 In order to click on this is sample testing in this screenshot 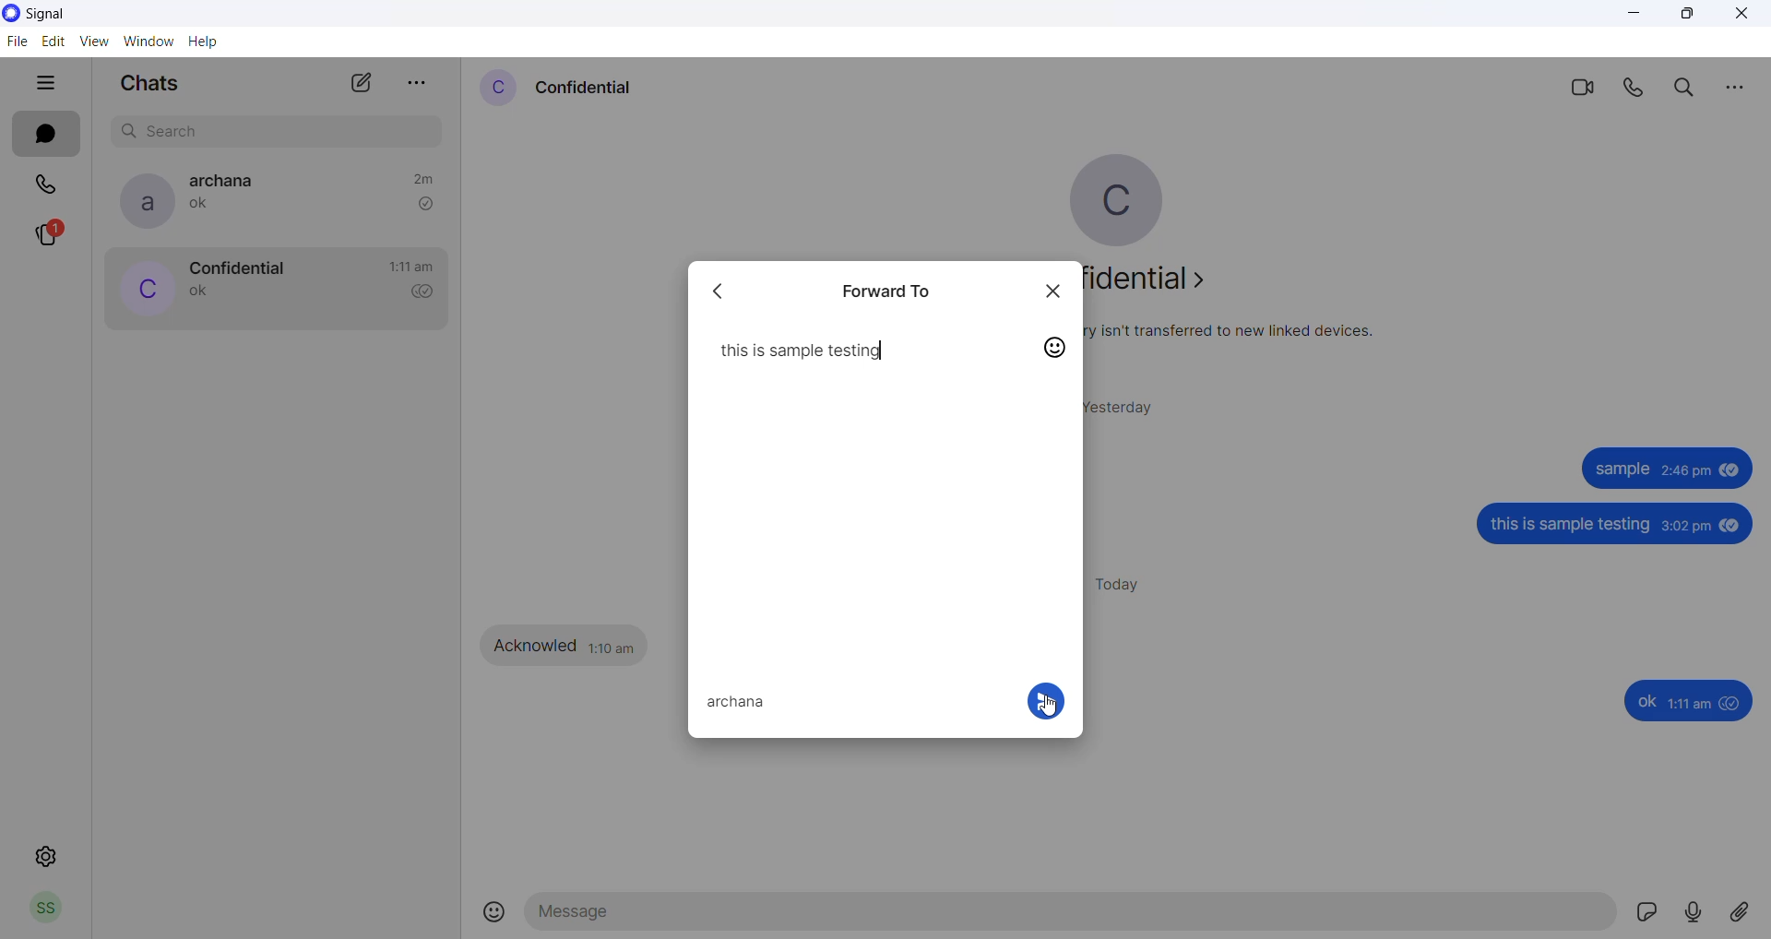, I will do `click(800, 351)`.